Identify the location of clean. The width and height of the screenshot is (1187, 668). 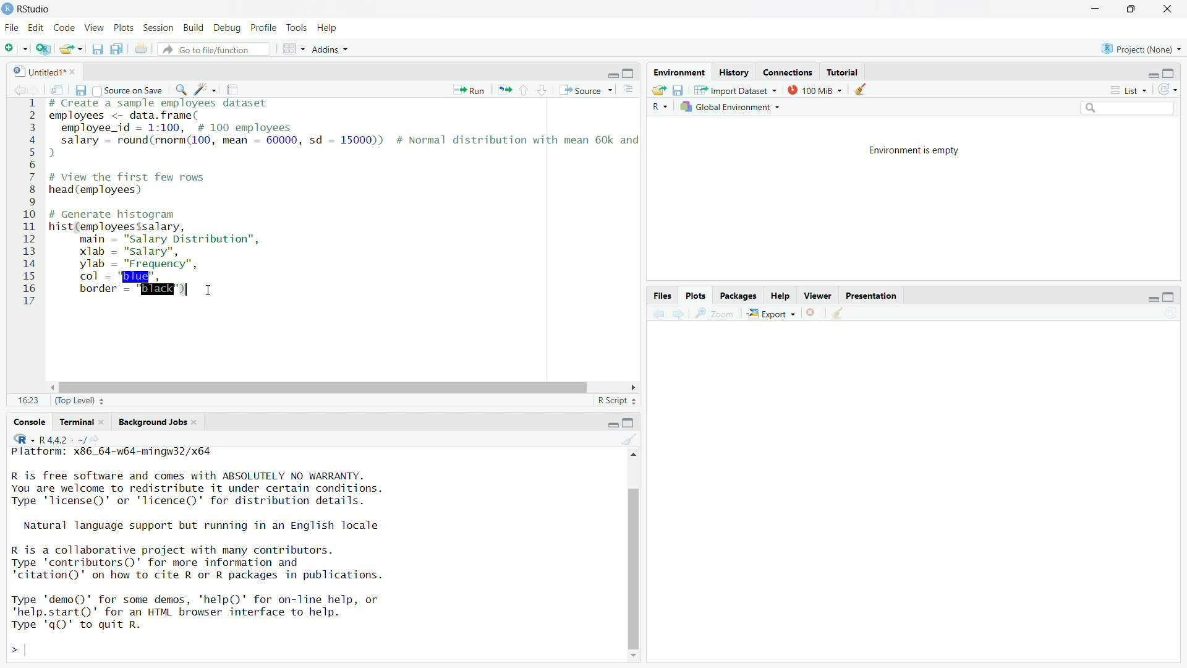
(840, 313).